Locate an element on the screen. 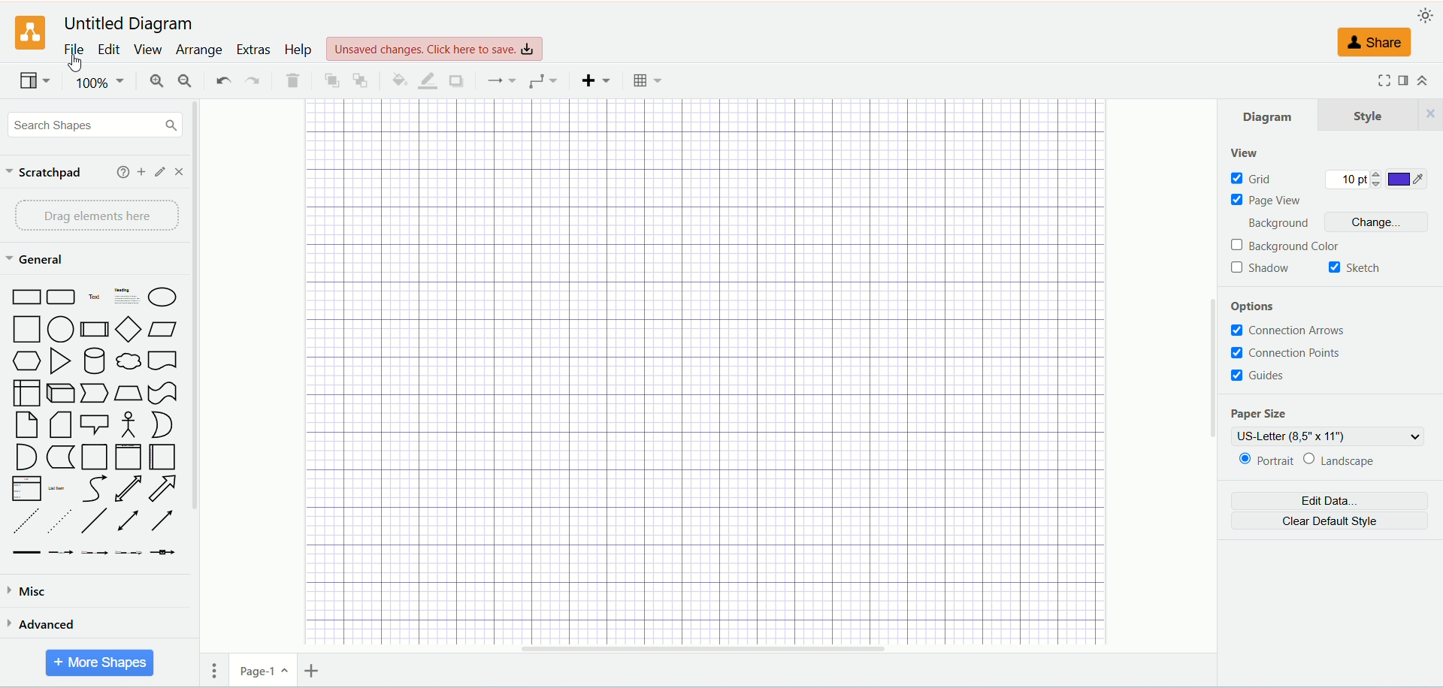 The width and height of the screenshot is (1443, 688). title is located at coordinates (126, 22).